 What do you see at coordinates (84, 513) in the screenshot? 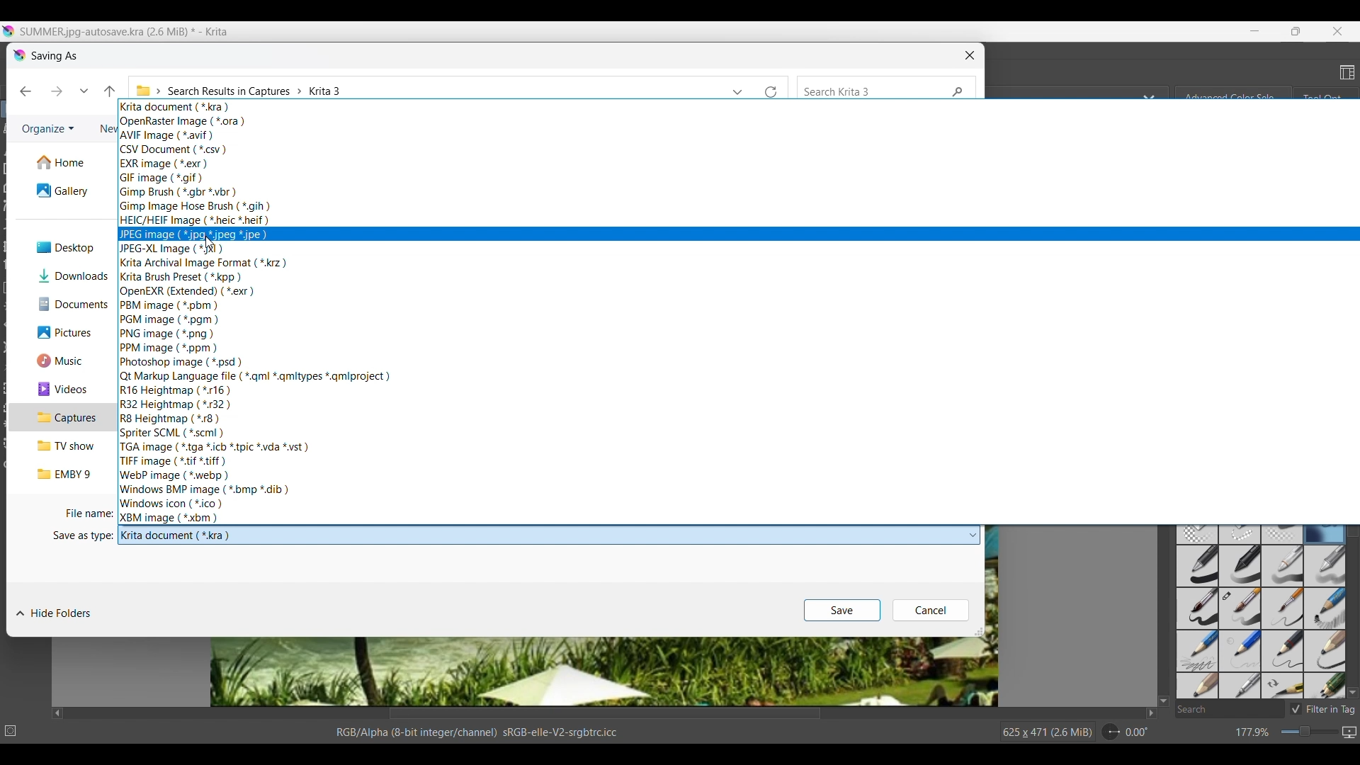
I see `File Name:` at bounding box center [84, 513].